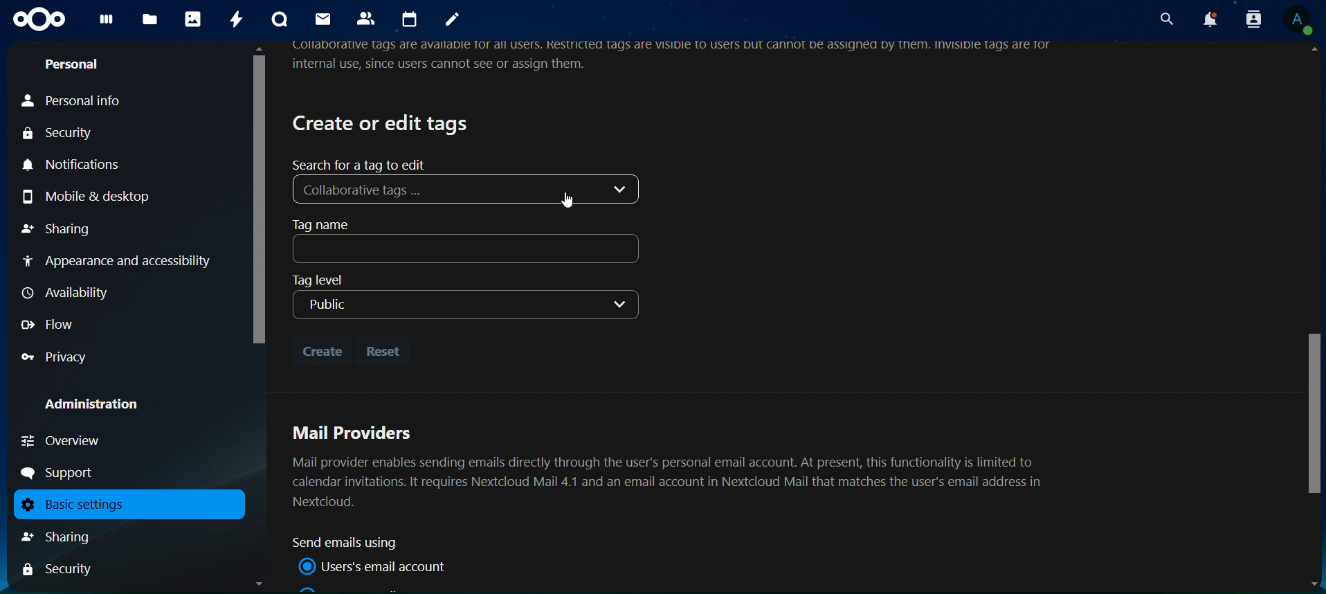 The height and width of the screenshot is (594, 1326). What do you see at coordinates (369, 19) in the screenshot?
I see `contacts` at bounding box center [369, 19].